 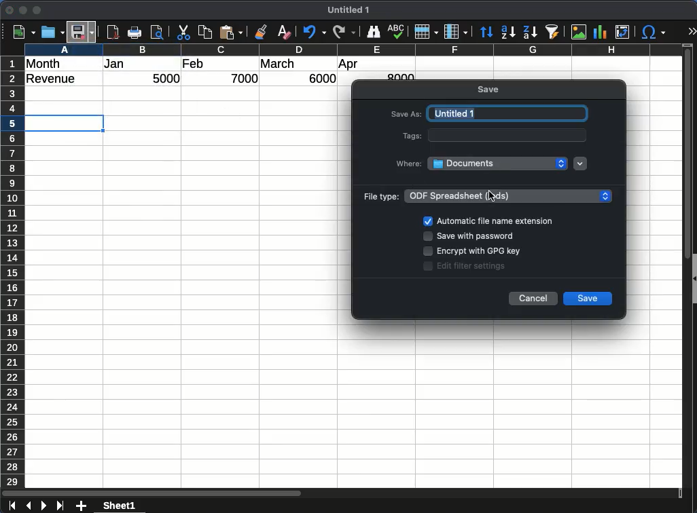 I want to click on row, so click(x=12, y=271).